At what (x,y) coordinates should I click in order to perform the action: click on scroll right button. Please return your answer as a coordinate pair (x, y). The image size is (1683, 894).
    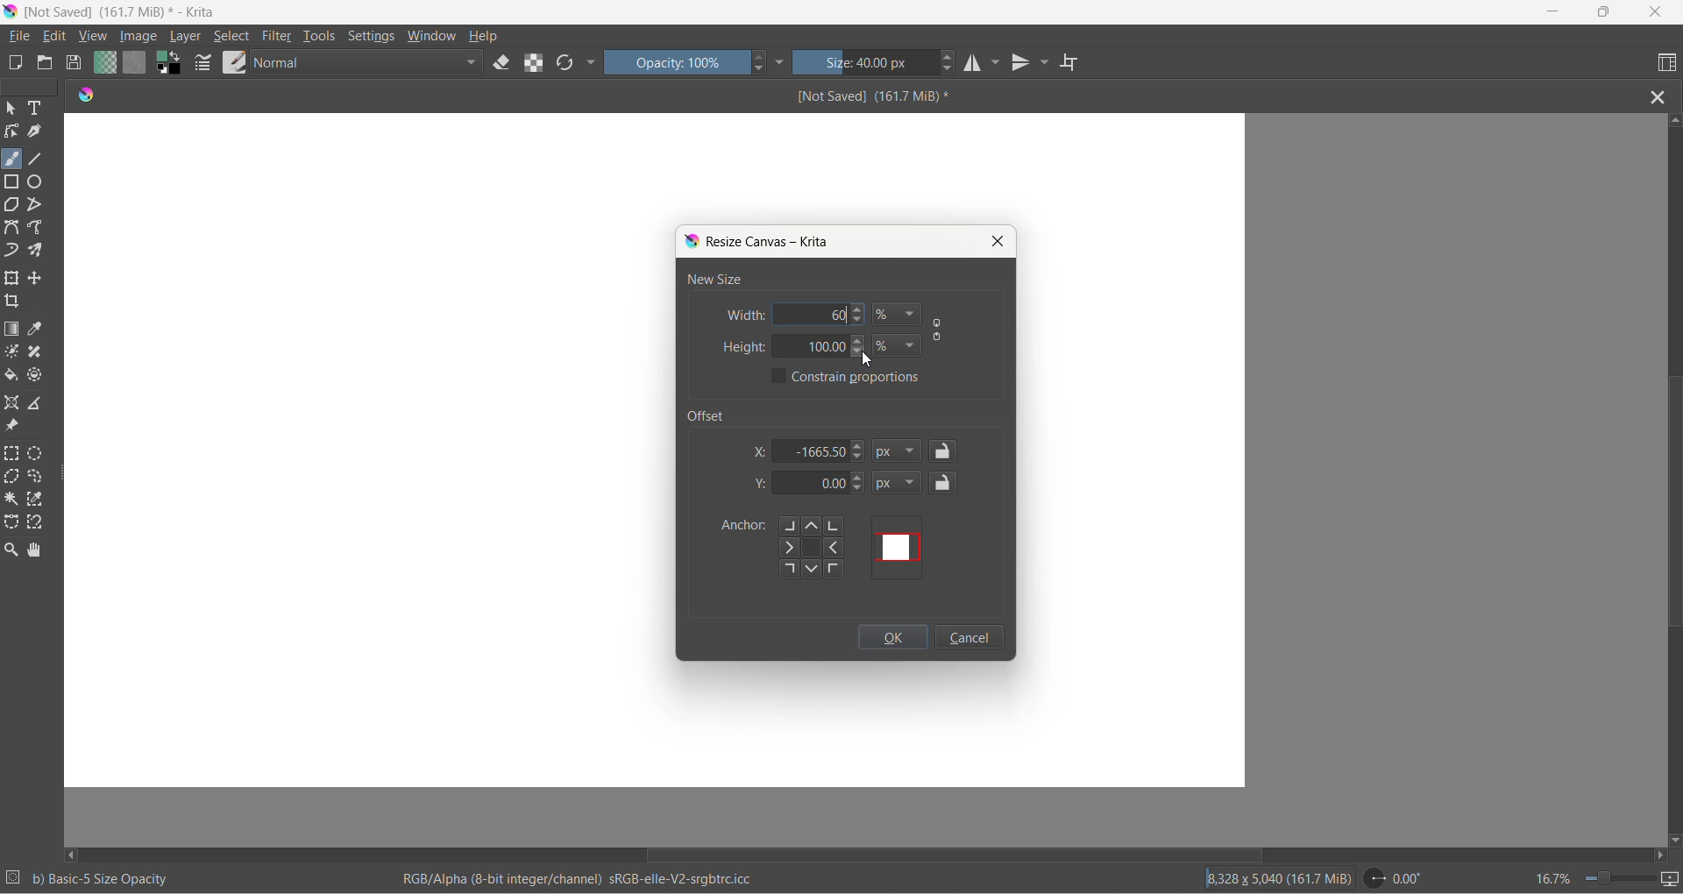
    Looking at the image, I should click on (1658, 855).